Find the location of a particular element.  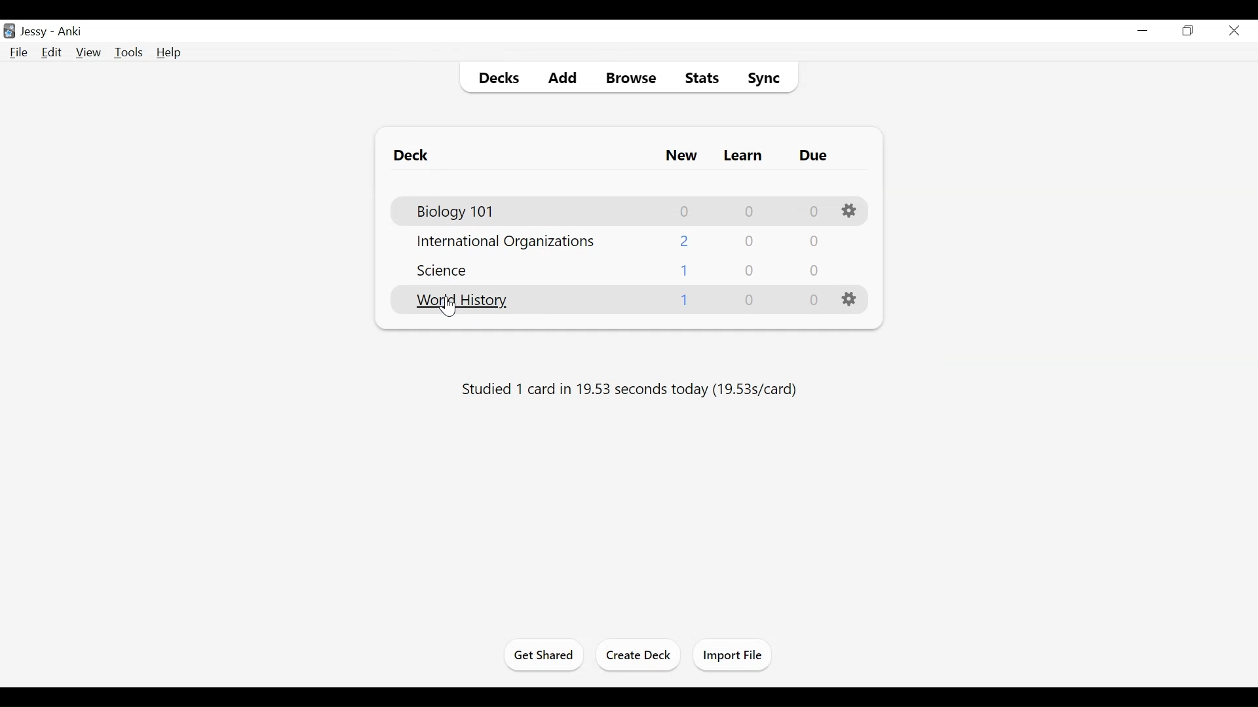

Edit is located at coordinates (52, 52).